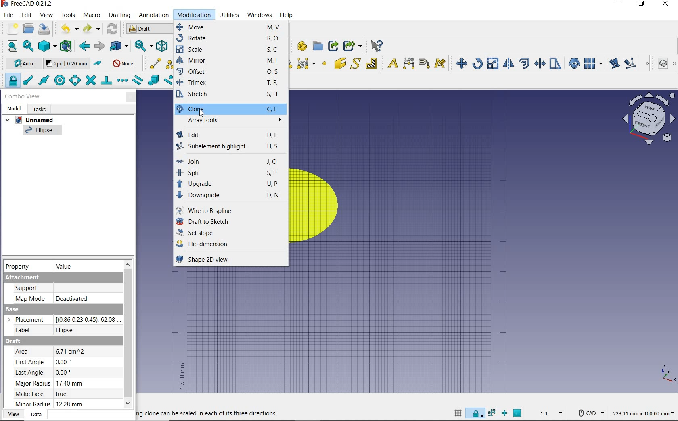 This screenshot has width=678, height=421. Describe the element at coordinates (666, 4) in the screenshot. I see `close` at that location.